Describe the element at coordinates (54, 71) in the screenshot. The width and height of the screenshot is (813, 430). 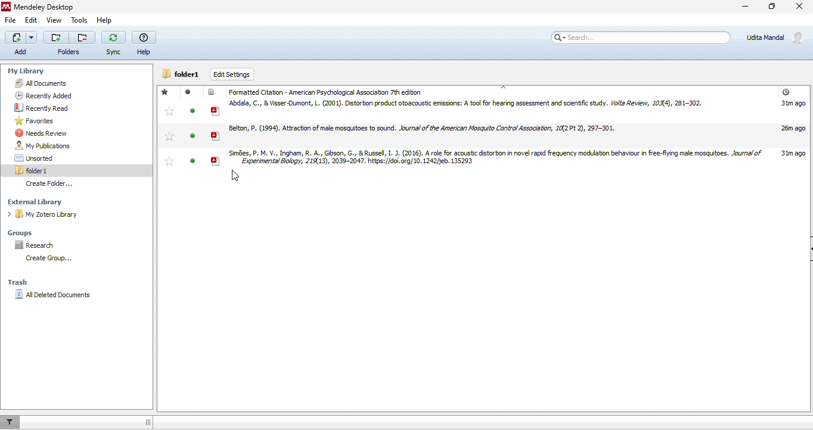
I see `my library` at that location.